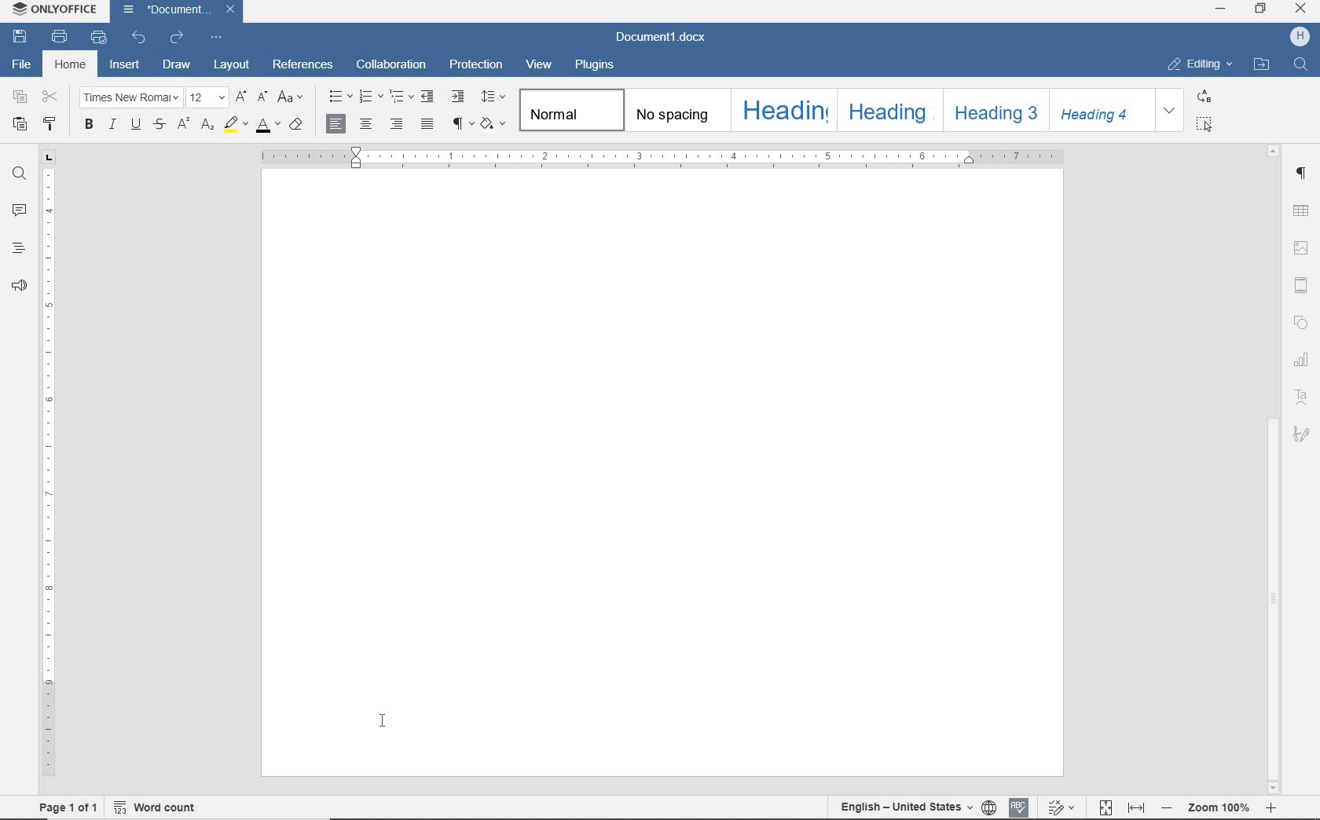  I want to click on paragraph settings, so click(1303, 175).